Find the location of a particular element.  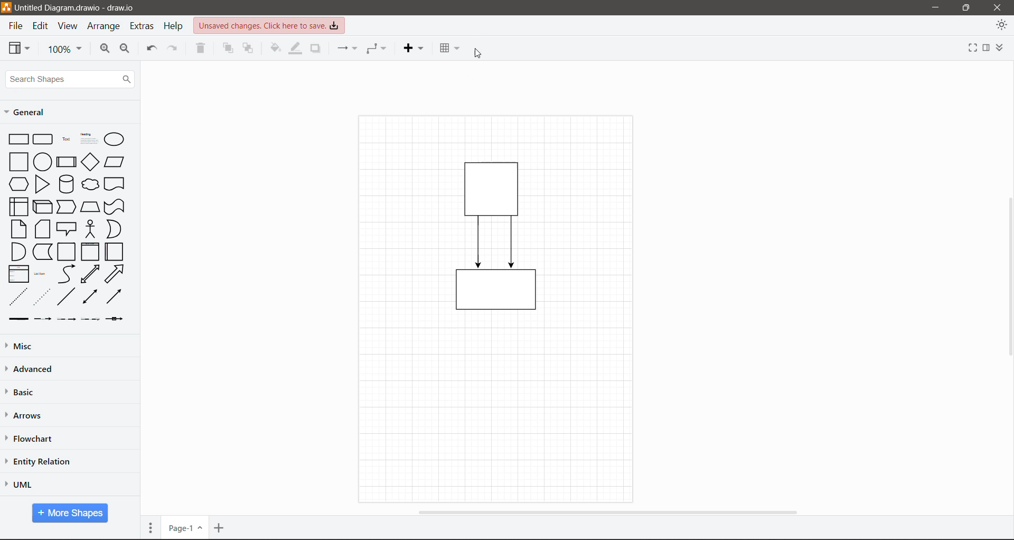

Zoom In is located at coordinates (103, 50).